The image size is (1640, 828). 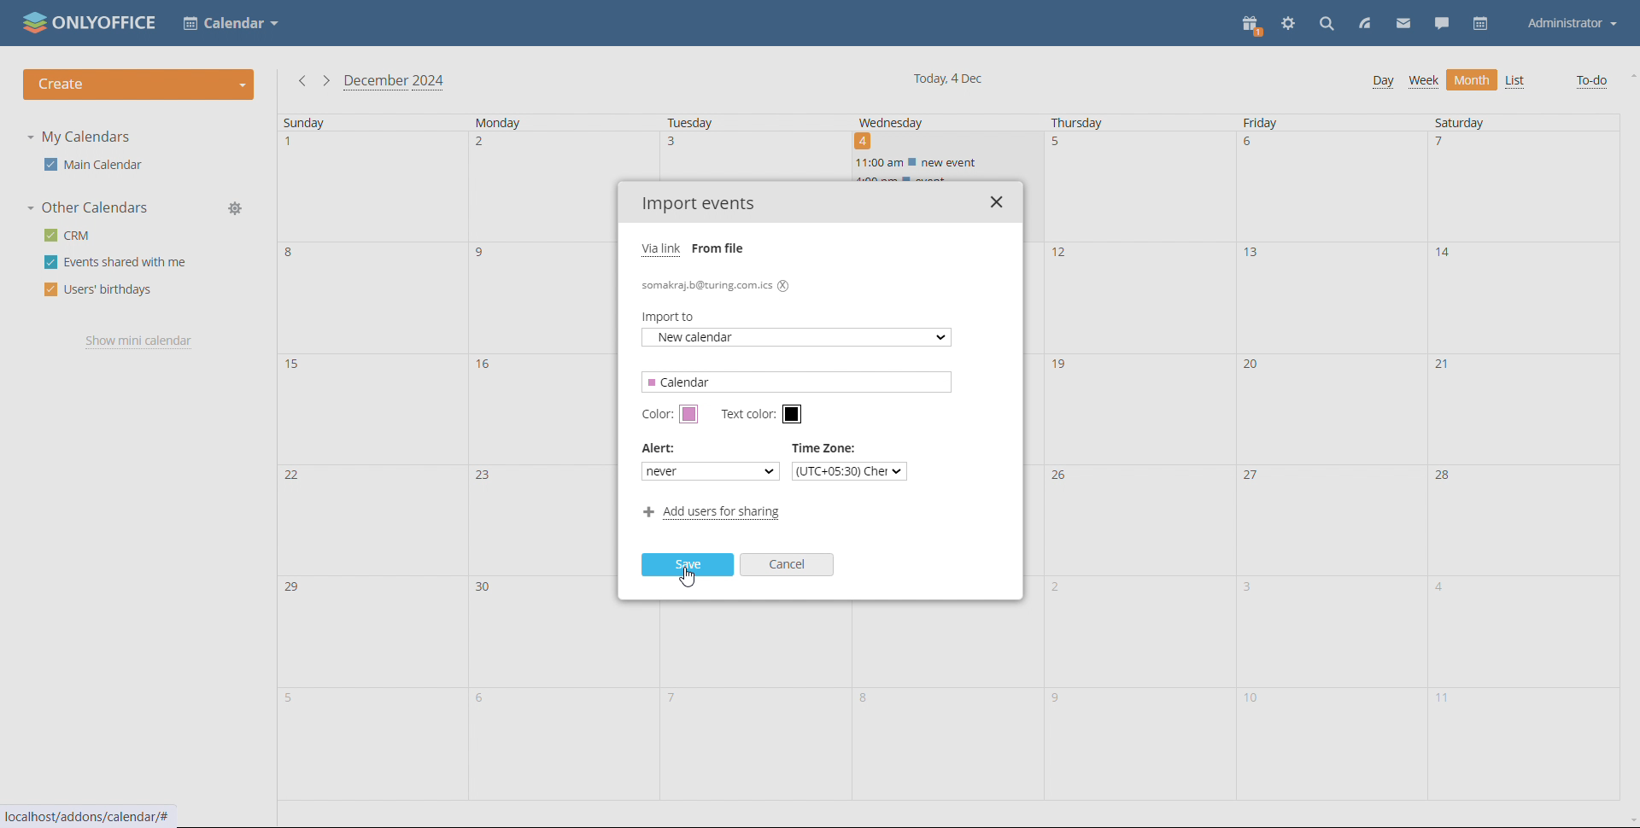 I want to click on set calendar color, so click(x=691, y=415).